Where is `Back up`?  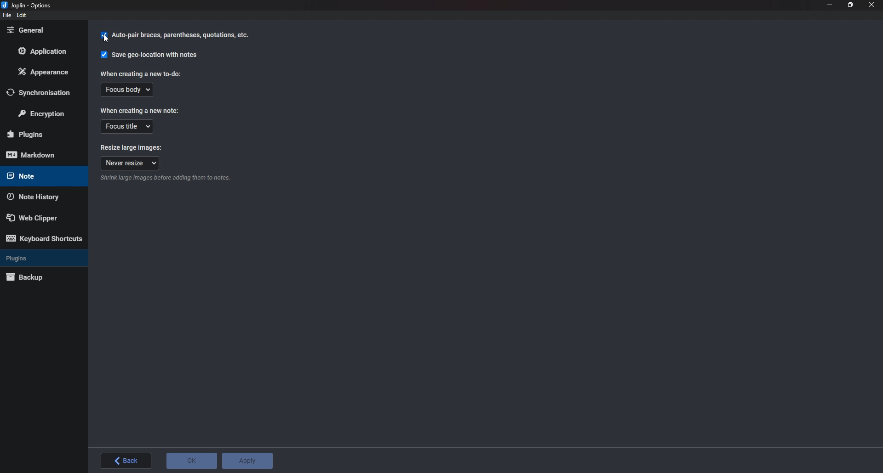
Back up is located at coordinates (42, 277).